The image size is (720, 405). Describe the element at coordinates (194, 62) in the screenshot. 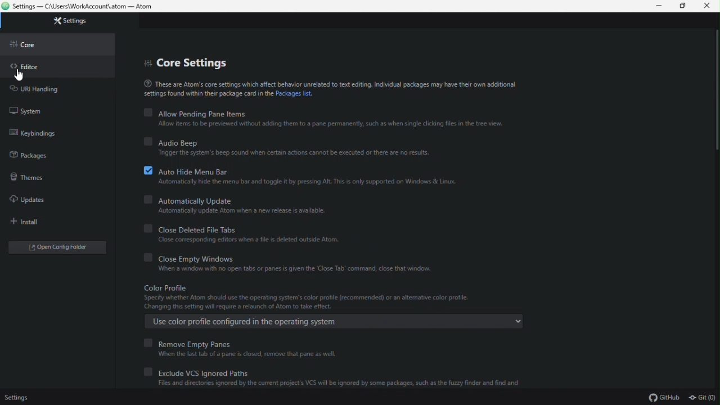

I see `Core settings` at that location.